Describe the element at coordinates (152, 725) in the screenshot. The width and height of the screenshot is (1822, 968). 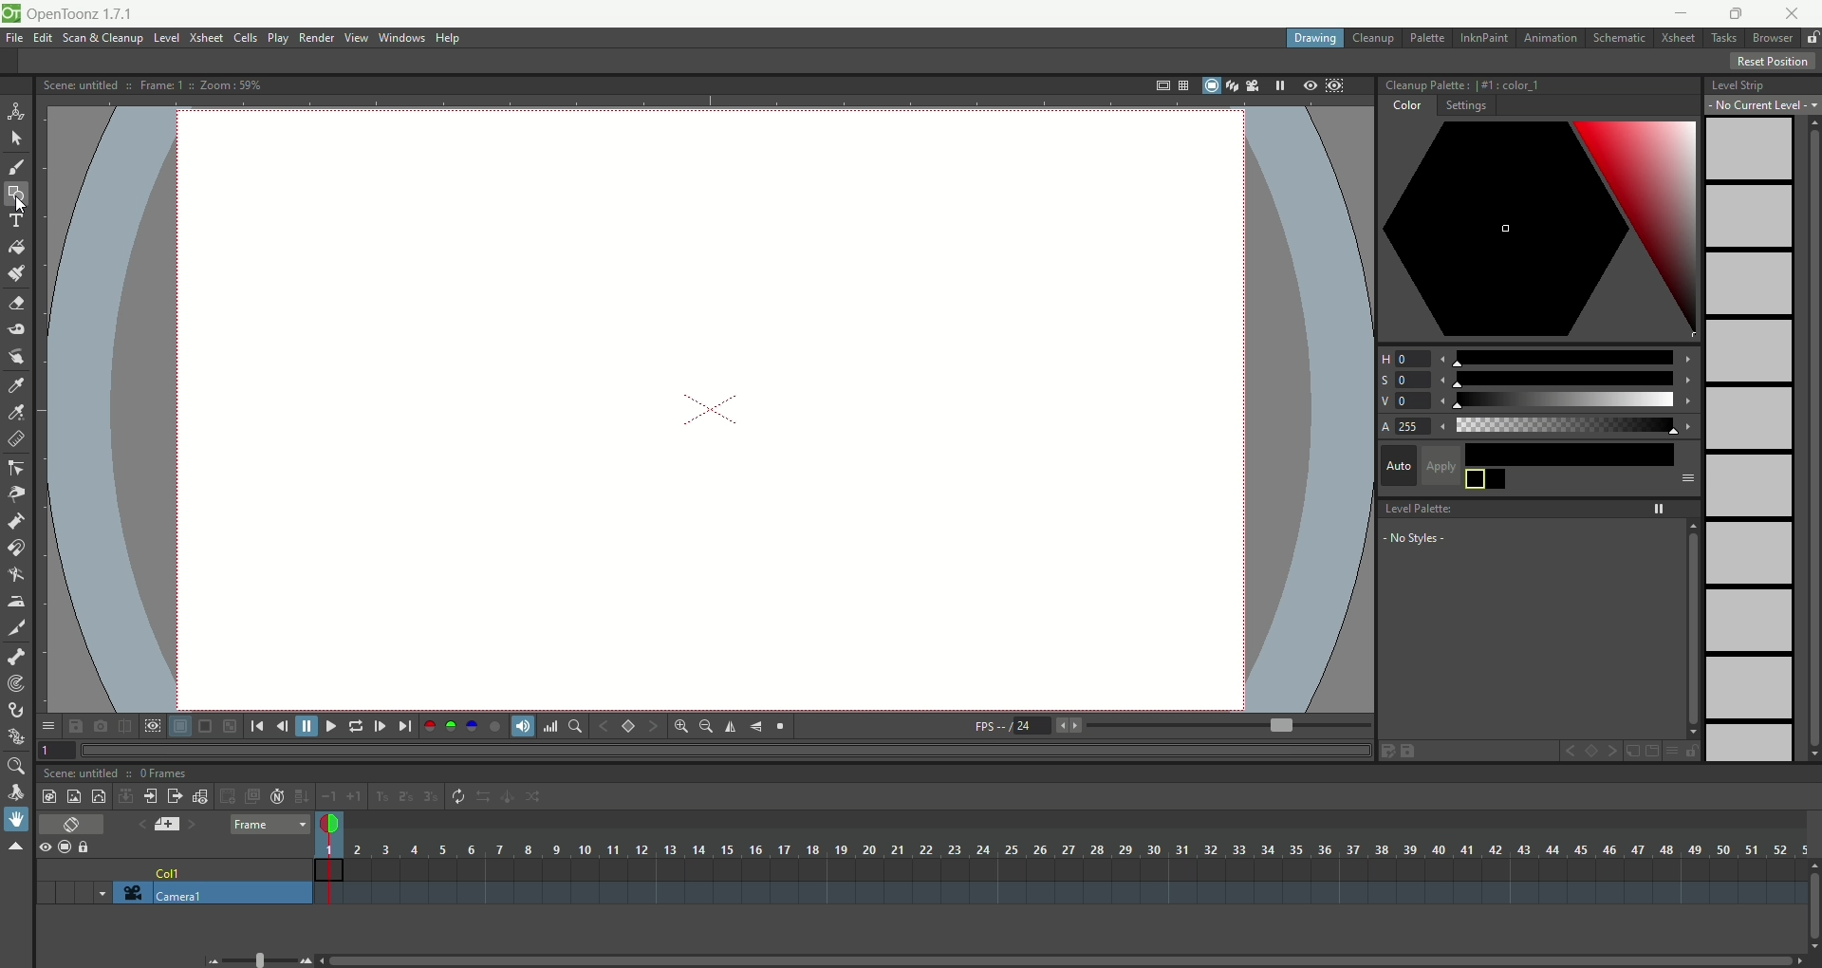
I see `define sub-camera` at that location.